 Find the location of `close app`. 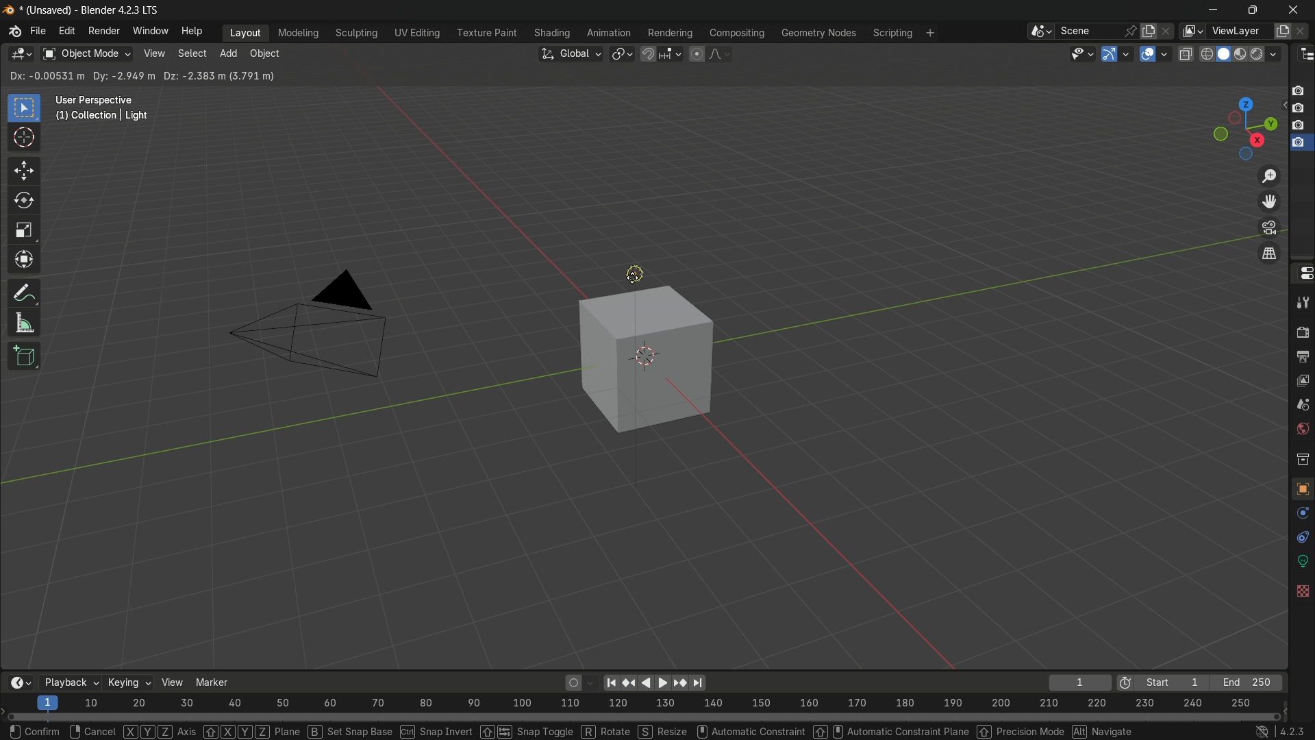

close app is located at coordinates (1289, 12).